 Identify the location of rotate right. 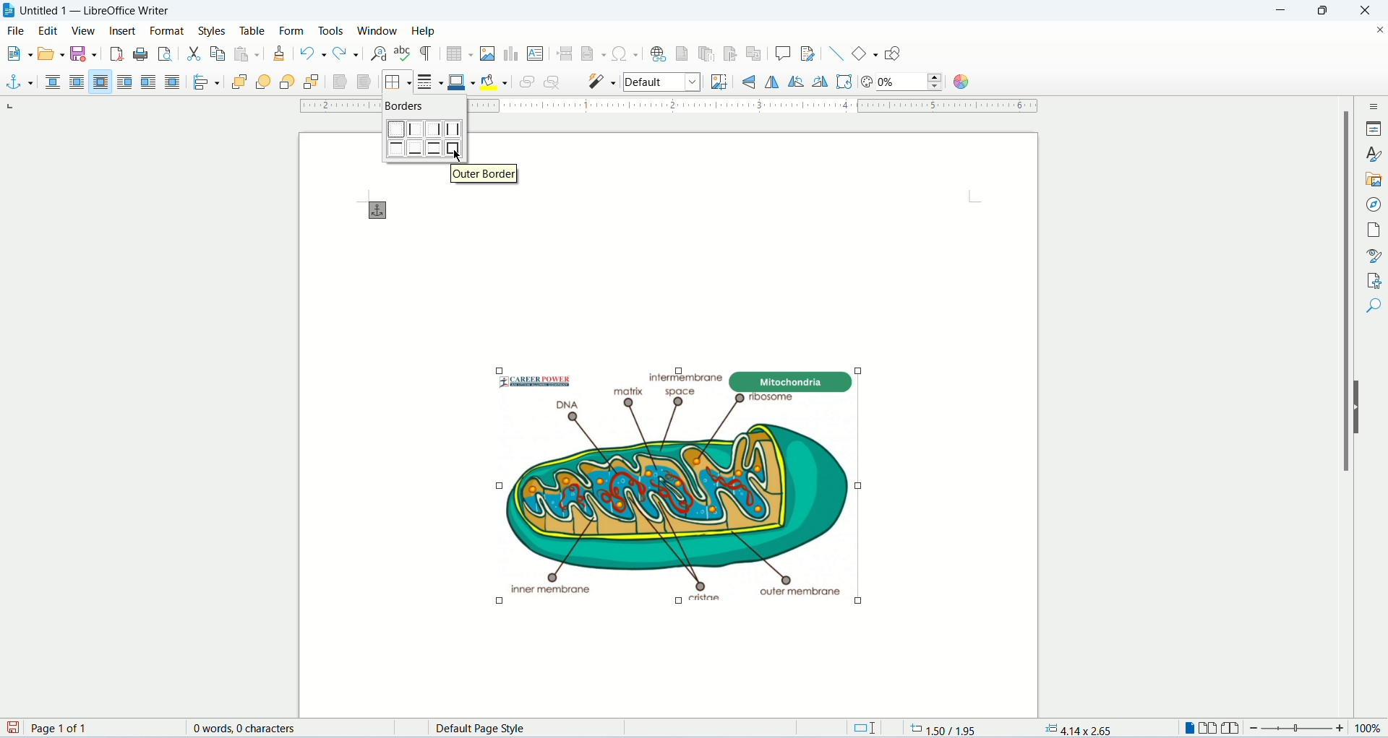
(822, 82).